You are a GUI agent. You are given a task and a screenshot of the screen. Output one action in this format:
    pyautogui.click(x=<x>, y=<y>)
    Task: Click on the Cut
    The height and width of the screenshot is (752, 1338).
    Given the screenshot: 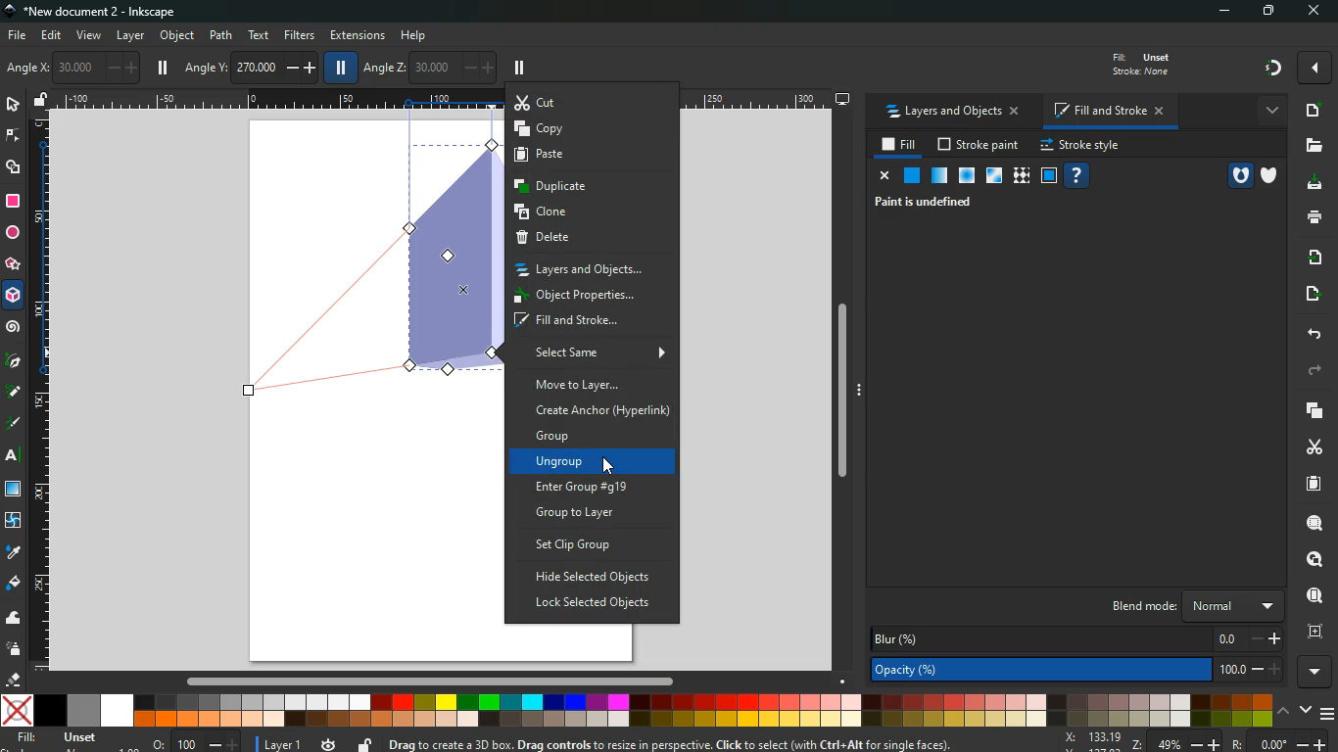 What is the action you would take?
    pyautogui.click(x=593, y=101)
    